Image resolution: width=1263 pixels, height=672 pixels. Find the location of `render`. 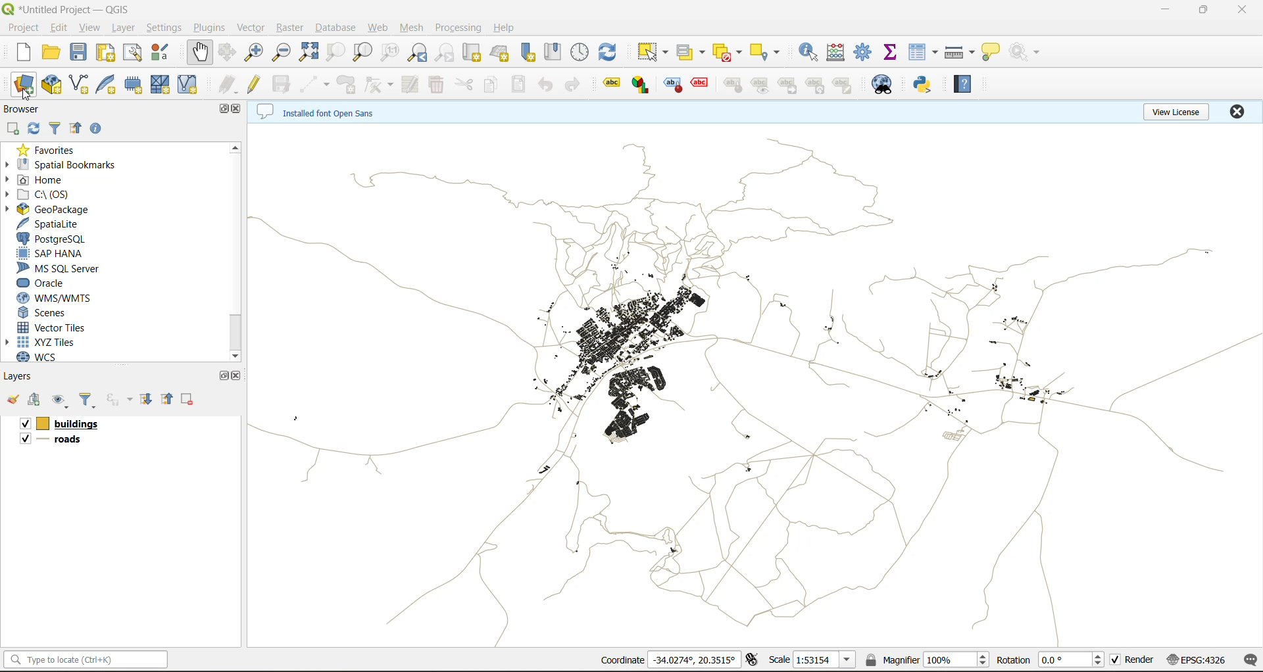

render is located at coordinates (1141, 660).